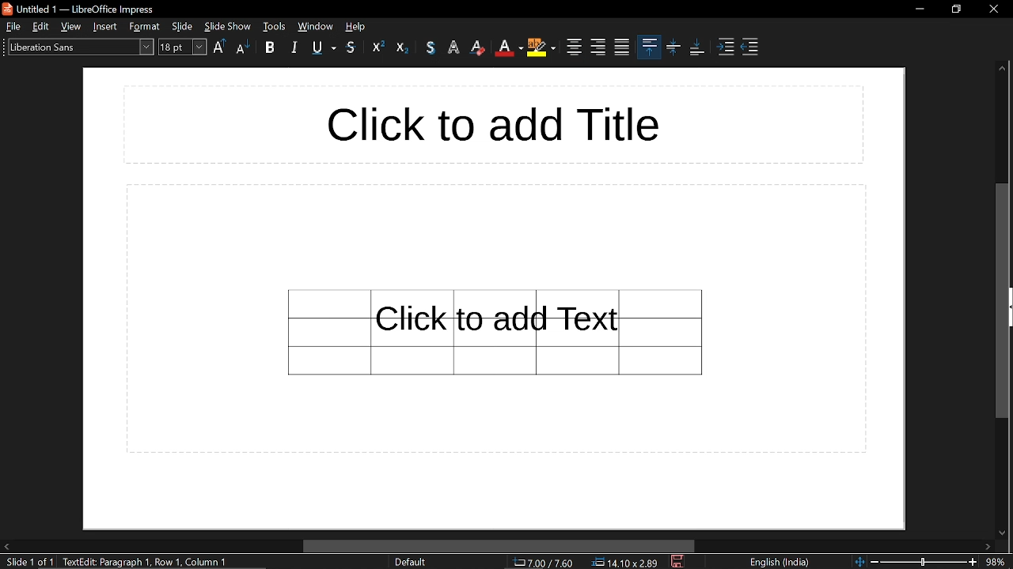 This screenshot has height=569, width=1013. I want to click on lower case, so click(243, 48).